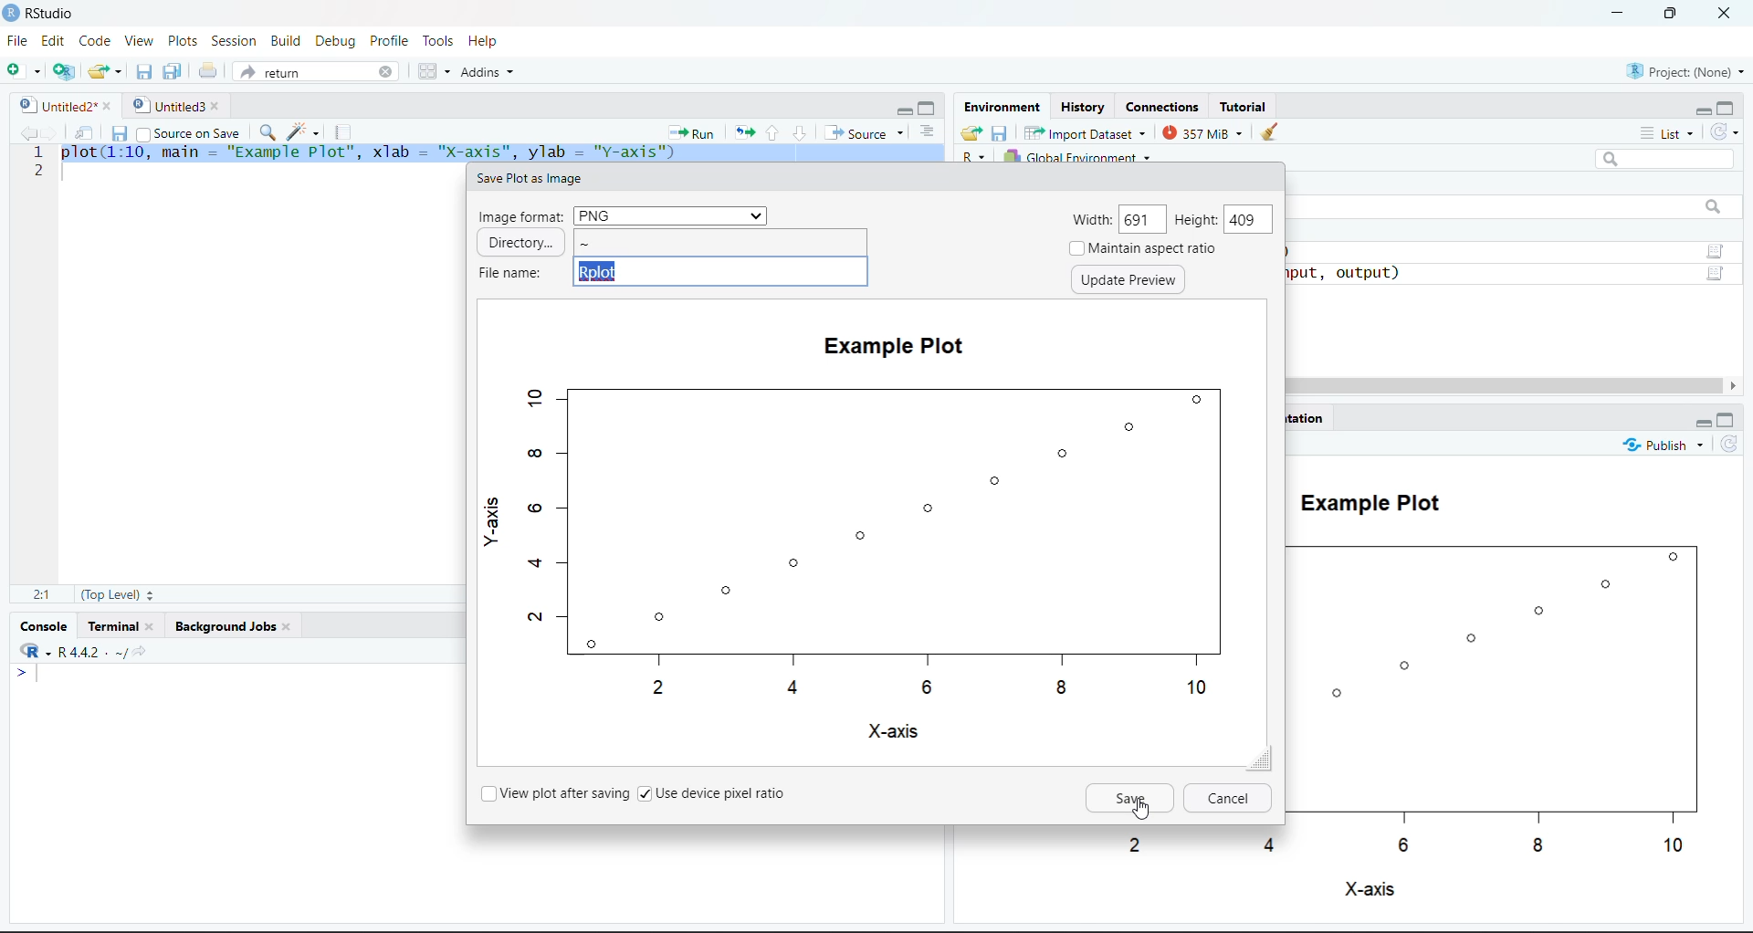  Describe the element at coordinates (1140, 810) in the screenshot. I see `Cursor` at that location.